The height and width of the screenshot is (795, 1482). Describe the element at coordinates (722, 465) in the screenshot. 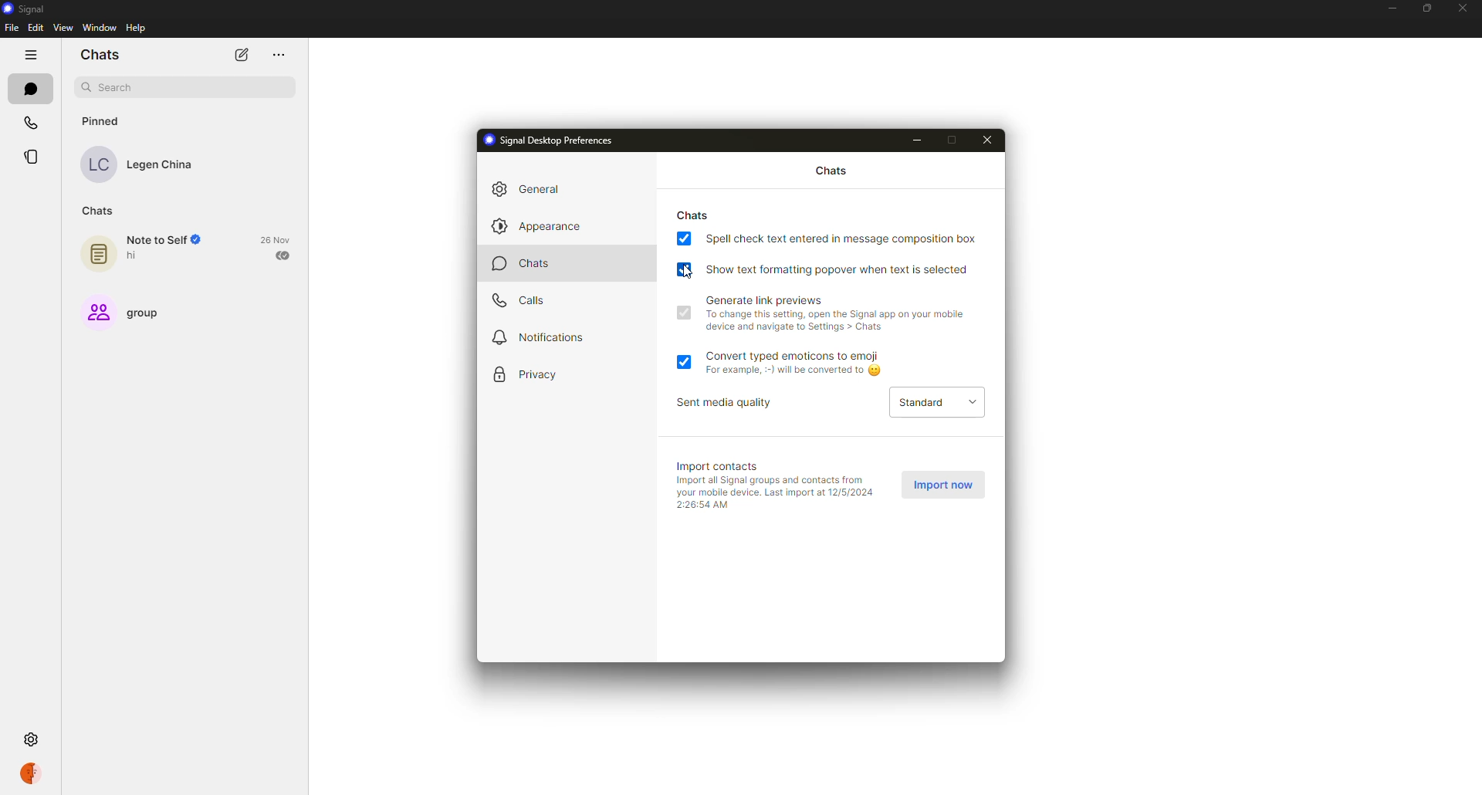

I see `import contacts` at that location.